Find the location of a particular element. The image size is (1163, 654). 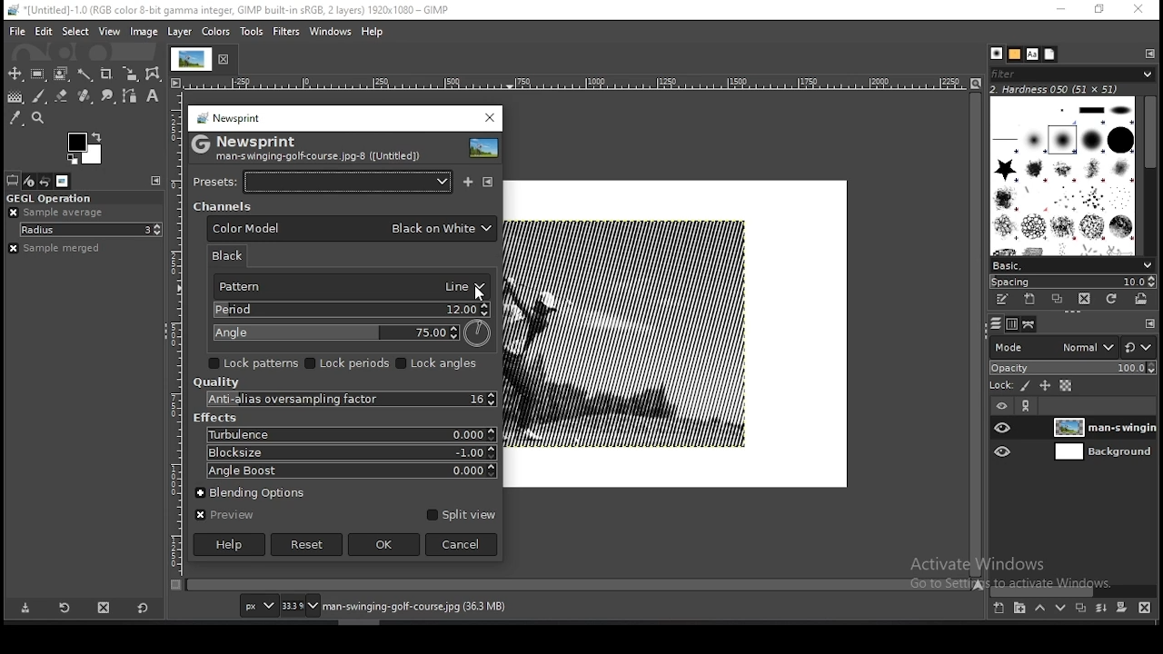

healing tool is located at coordinates (84, 96).